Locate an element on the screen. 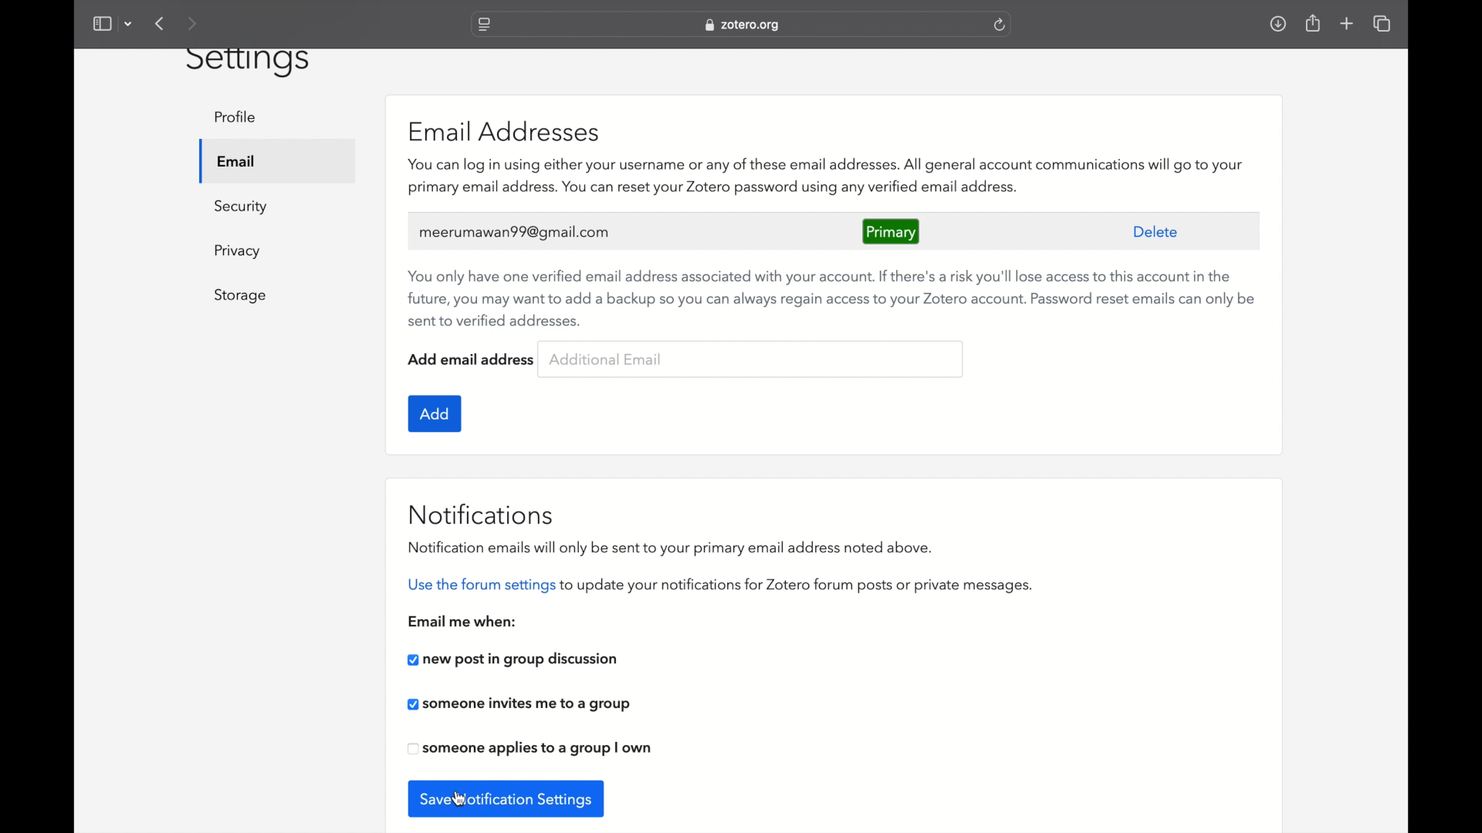 Image resolution: width=1482 pixels, height=833 pixels. notification emails will only be sent to your primary email address noted above is located at coordinates (667, 548).